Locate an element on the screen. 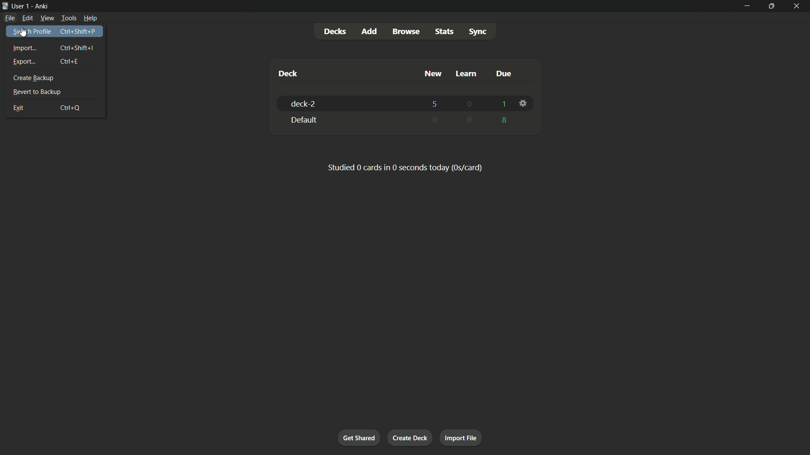 This screenshot has height=455, width=810. help is located at coordinates (91, 18).